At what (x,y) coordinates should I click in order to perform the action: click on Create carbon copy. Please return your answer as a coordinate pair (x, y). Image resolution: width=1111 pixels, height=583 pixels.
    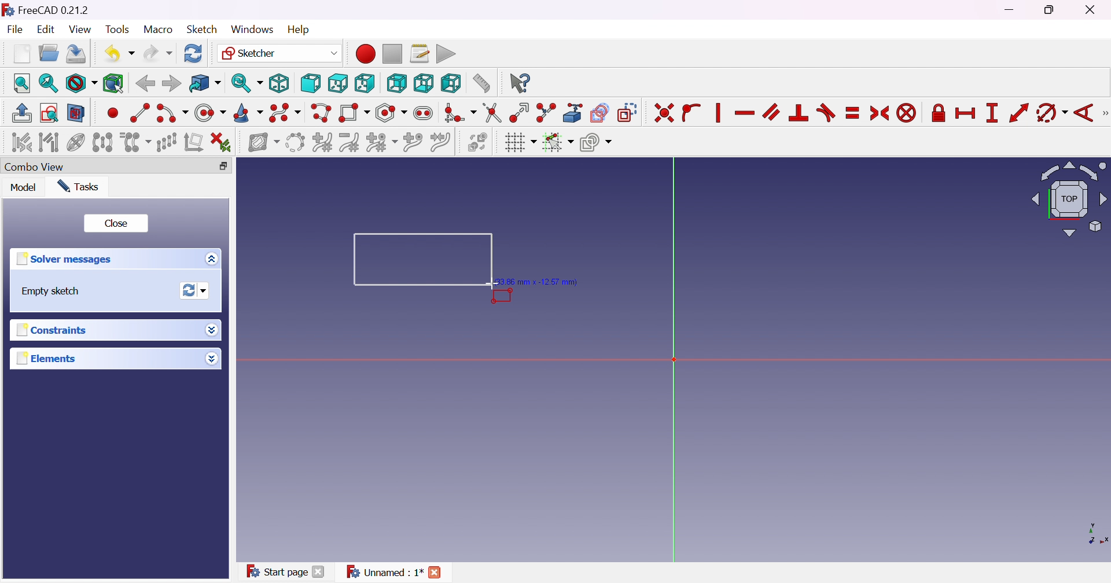
    Looking at the image, I should click on (600, 113).